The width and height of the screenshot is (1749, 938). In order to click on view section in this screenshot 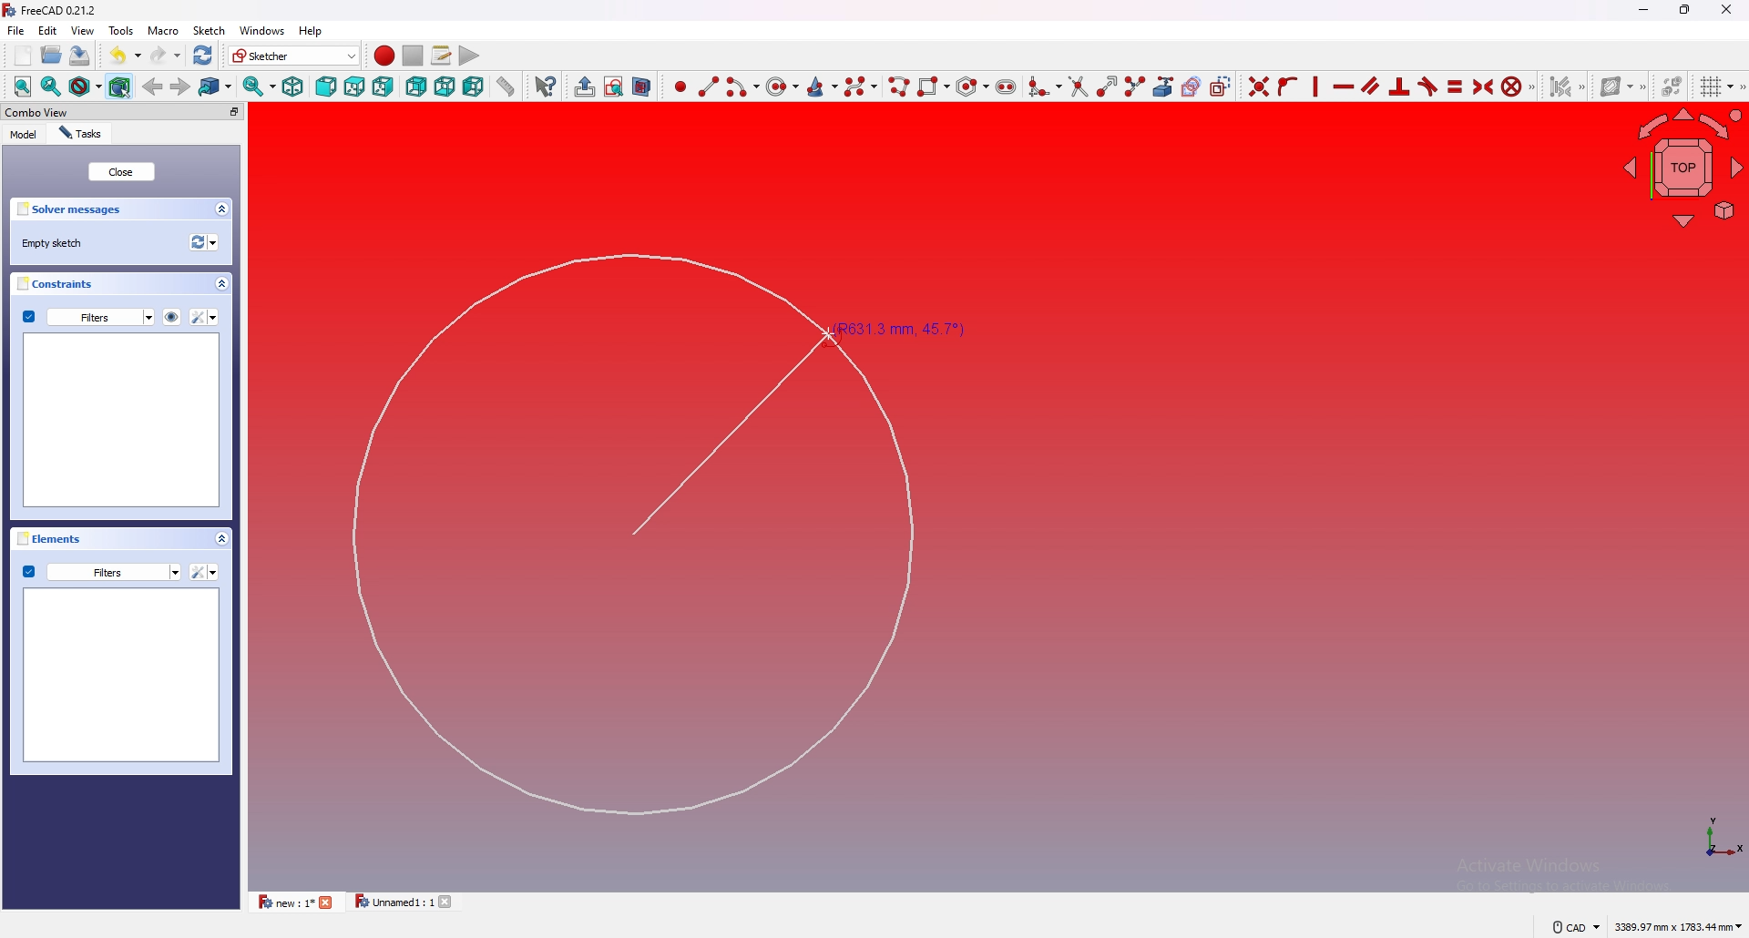, I will do `click(645, 84)`.